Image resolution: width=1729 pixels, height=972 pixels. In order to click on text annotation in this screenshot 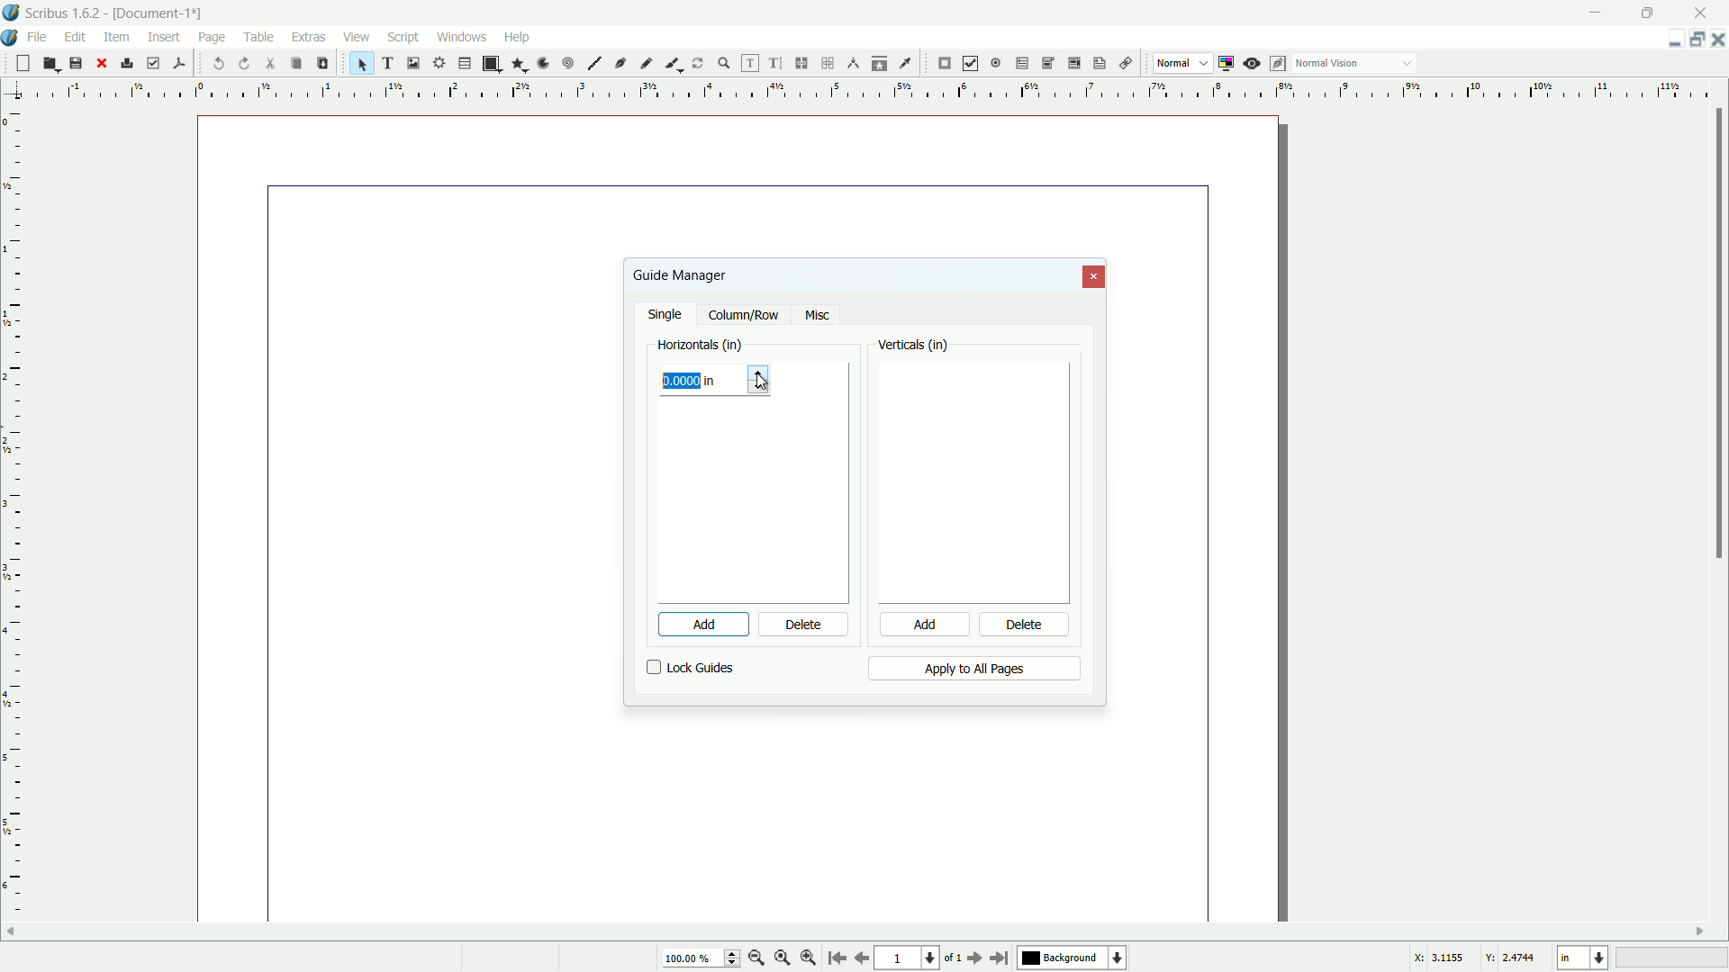, I will do `click(1097, 64)`.